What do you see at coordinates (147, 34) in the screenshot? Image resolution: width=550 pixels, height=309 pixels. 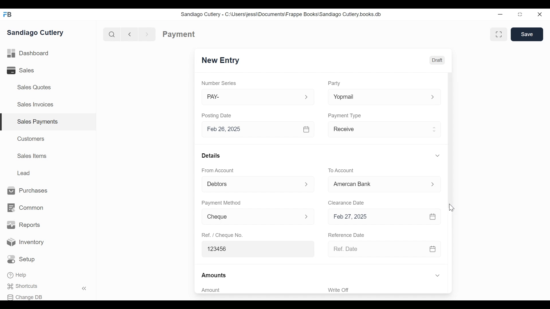 I see `Navigate forward` at bounding box center [147, 34].